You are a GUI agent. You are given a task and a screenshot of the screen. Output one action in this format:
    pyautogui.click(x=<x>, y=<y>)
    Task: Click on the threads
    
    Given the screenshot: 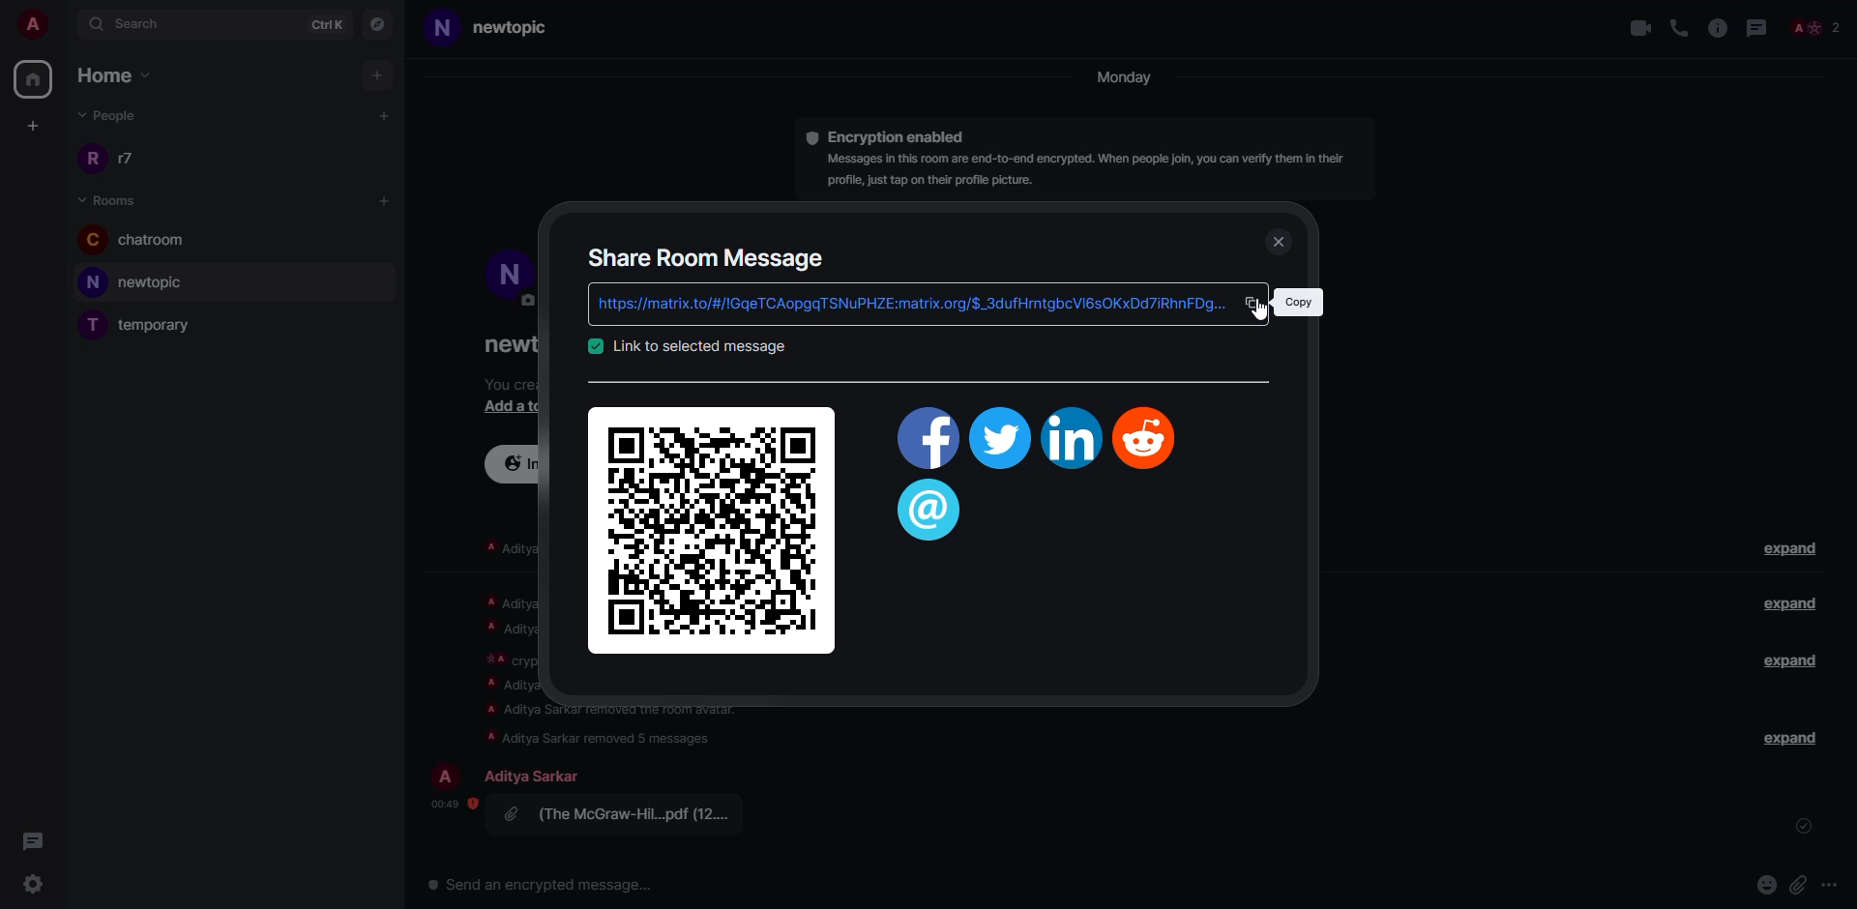 What is the action you would take?
    pyautogui.click(x=32, y=840)
    